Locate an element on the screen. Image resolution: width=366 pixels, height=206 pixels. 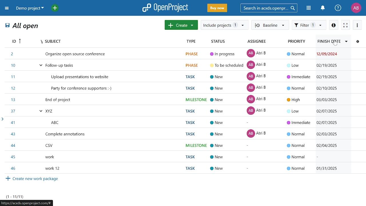
task titled "End of project" is located at coordinates (187, 99).